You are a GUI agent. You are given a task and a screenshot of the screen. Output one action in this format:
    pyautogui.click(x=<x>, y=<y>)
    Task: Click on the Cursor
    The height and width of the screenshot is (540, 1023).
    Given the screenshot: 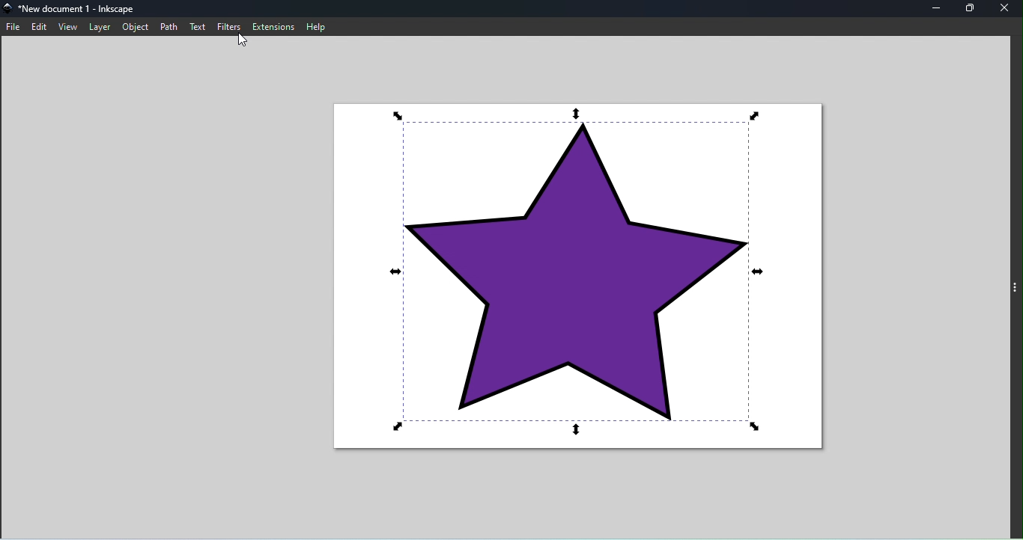 What is the action you would take?
    pyautogui.click(x=244, y=43)
    